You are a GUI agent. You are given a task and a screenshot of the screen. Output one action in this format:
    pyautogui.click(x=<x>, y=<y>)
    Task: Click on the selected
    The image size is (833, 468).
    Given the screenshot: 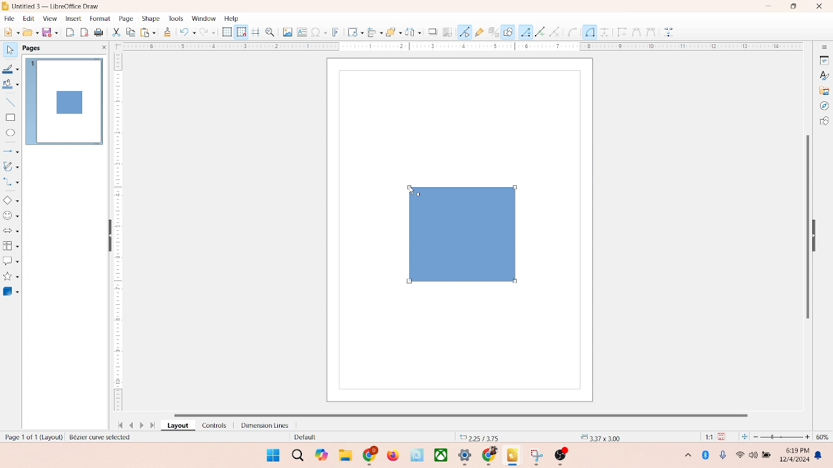 What is the action you would take?
    pyautogui.click(x=102, y=437)
    